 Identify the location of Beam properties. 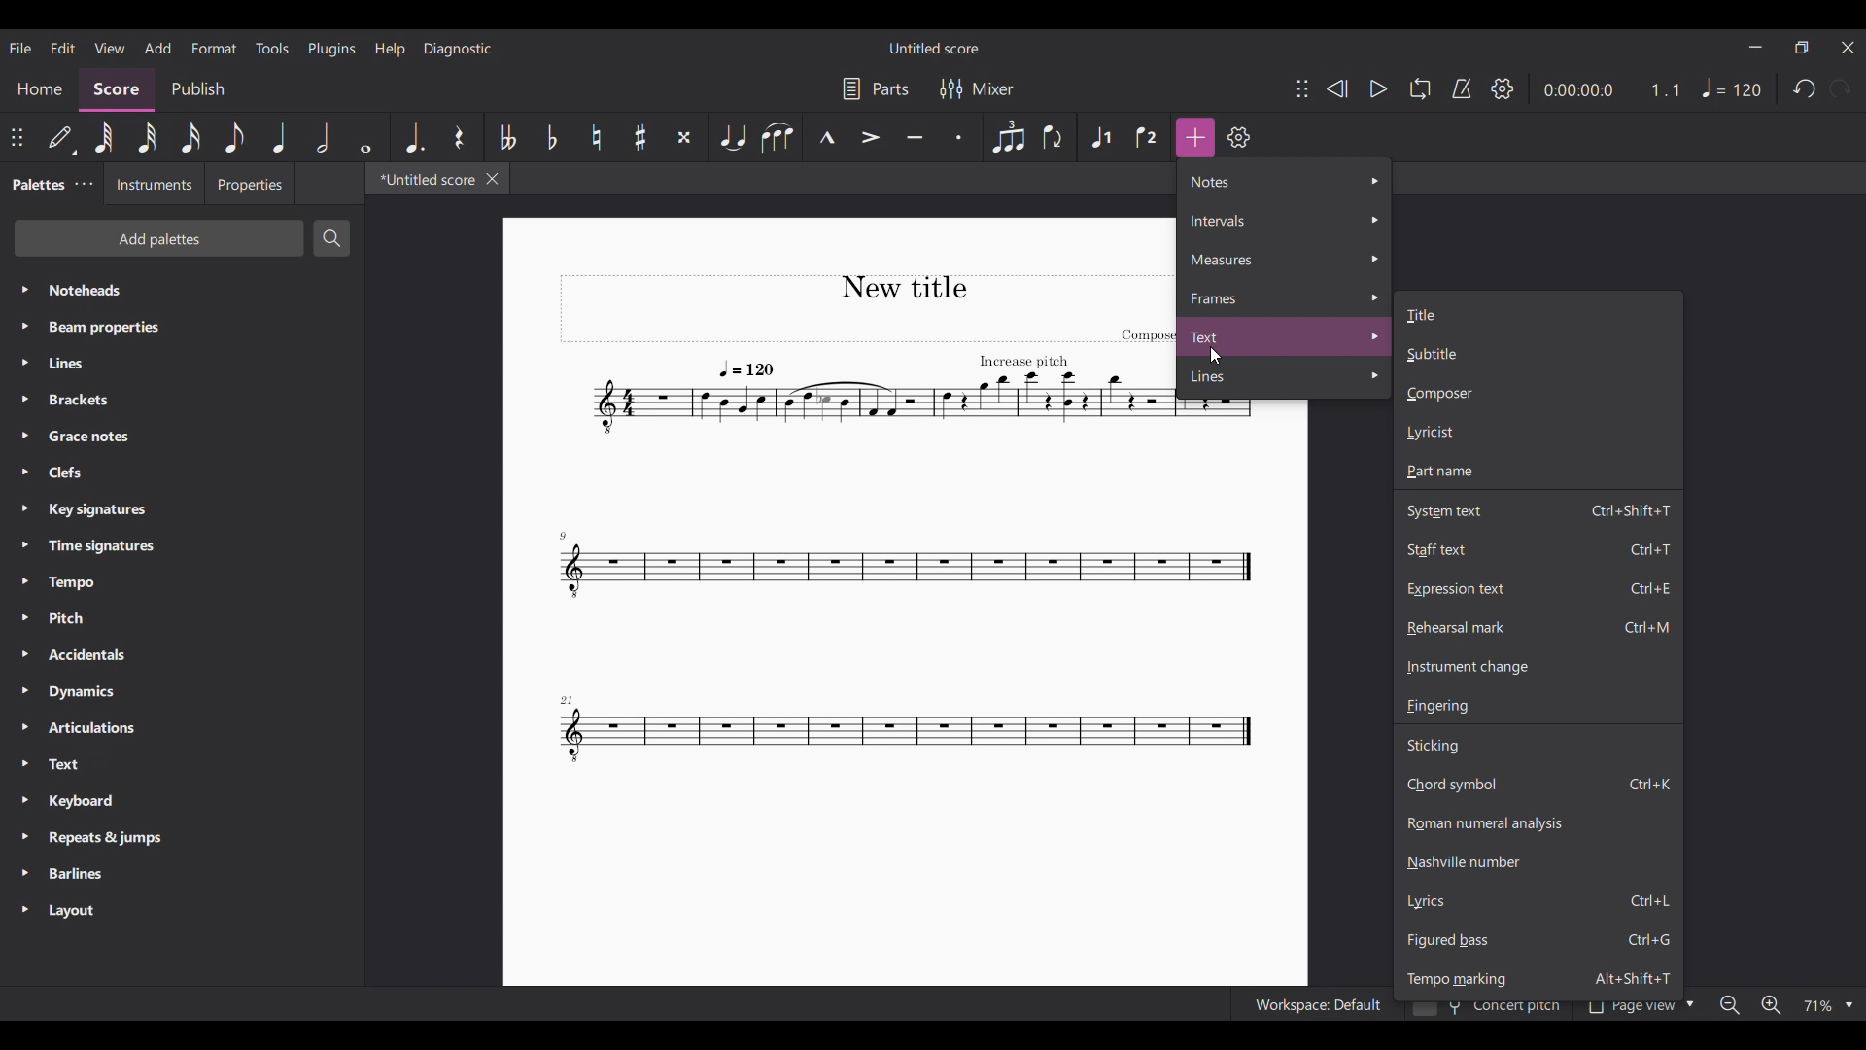
(181, 327).